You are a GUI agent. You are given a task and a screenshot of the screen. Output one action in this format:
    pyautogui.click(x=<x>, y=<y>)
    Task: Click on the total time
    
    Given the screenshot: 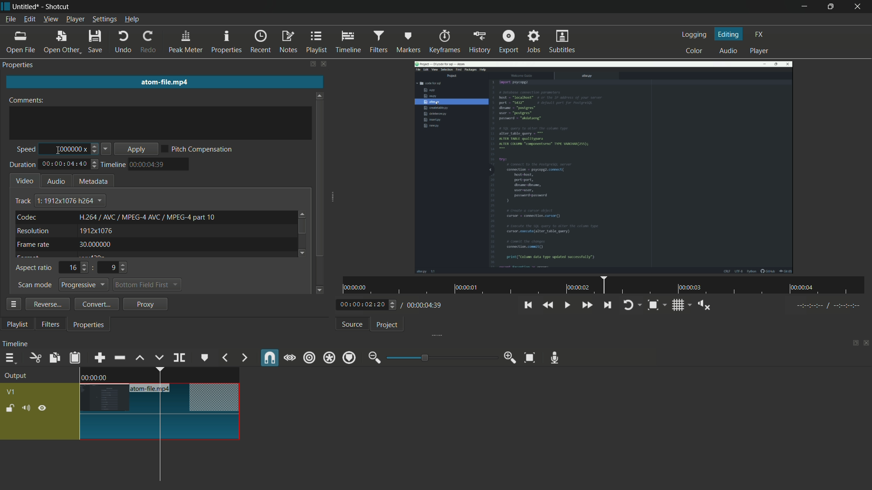 What is the action you would take?
    pyautogui.click(x=424, y=305)
    